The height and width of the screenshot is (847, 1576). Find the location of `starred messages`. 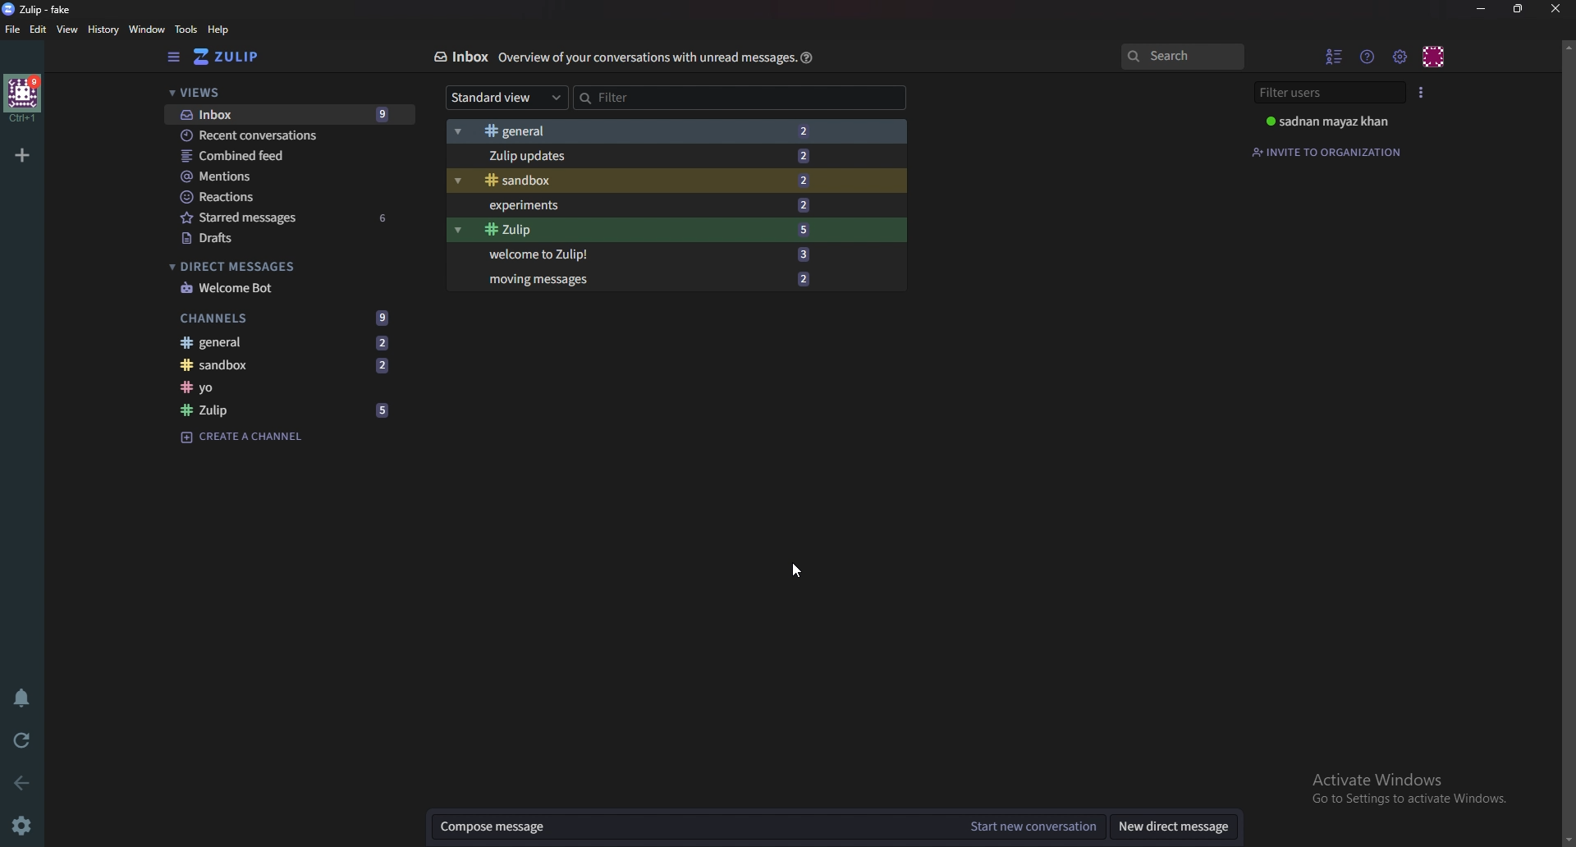

starred messages is located at coordinates (286, 217).